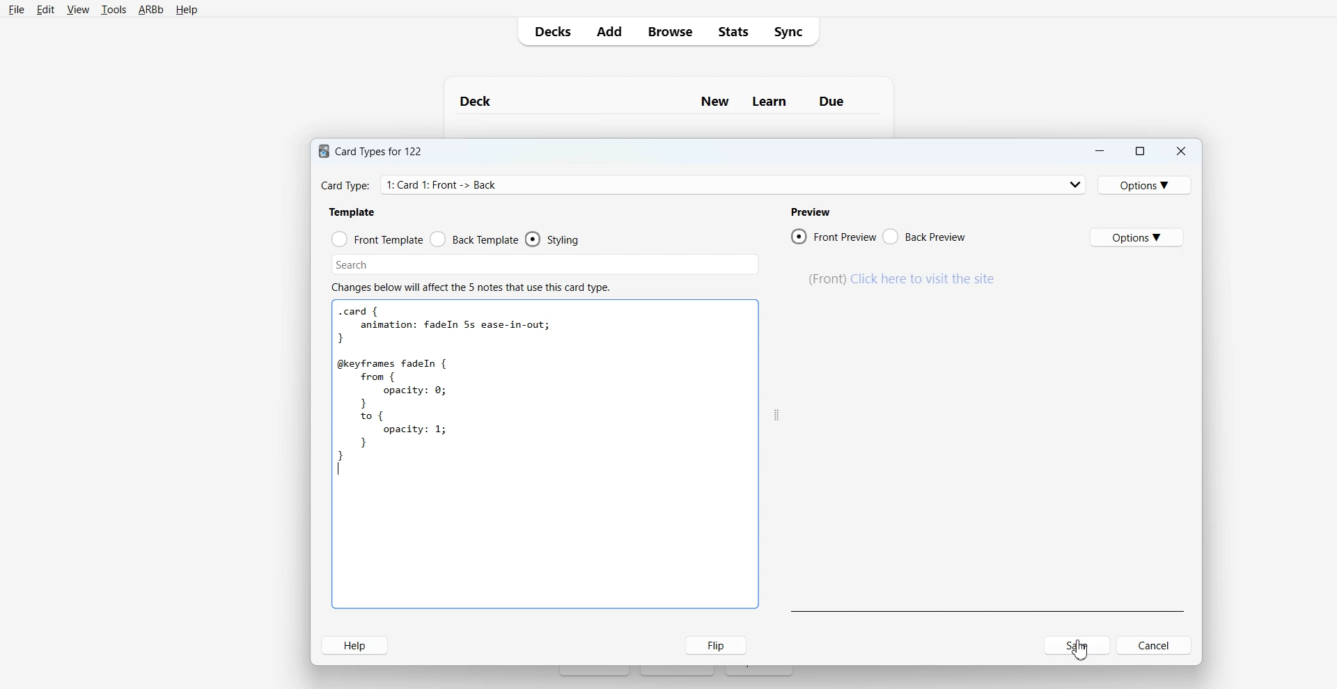  Describe the element at coordinates (473, 287) in the screenshot. I see `text 6` at that location.